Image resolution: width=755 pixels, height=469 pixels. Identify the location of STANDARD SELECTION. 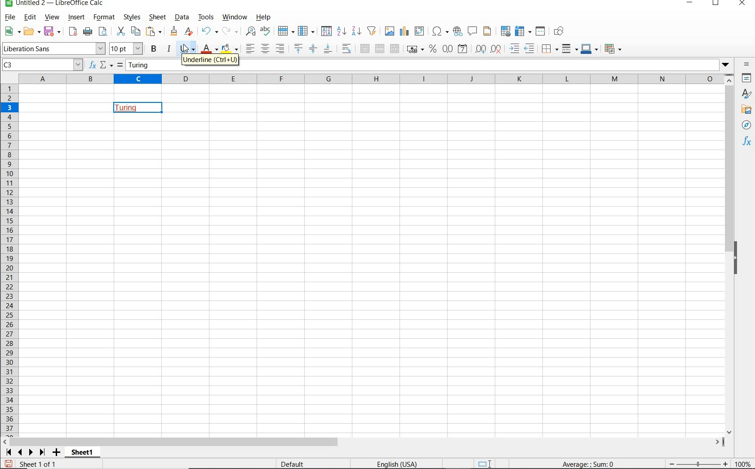
(484, 464).